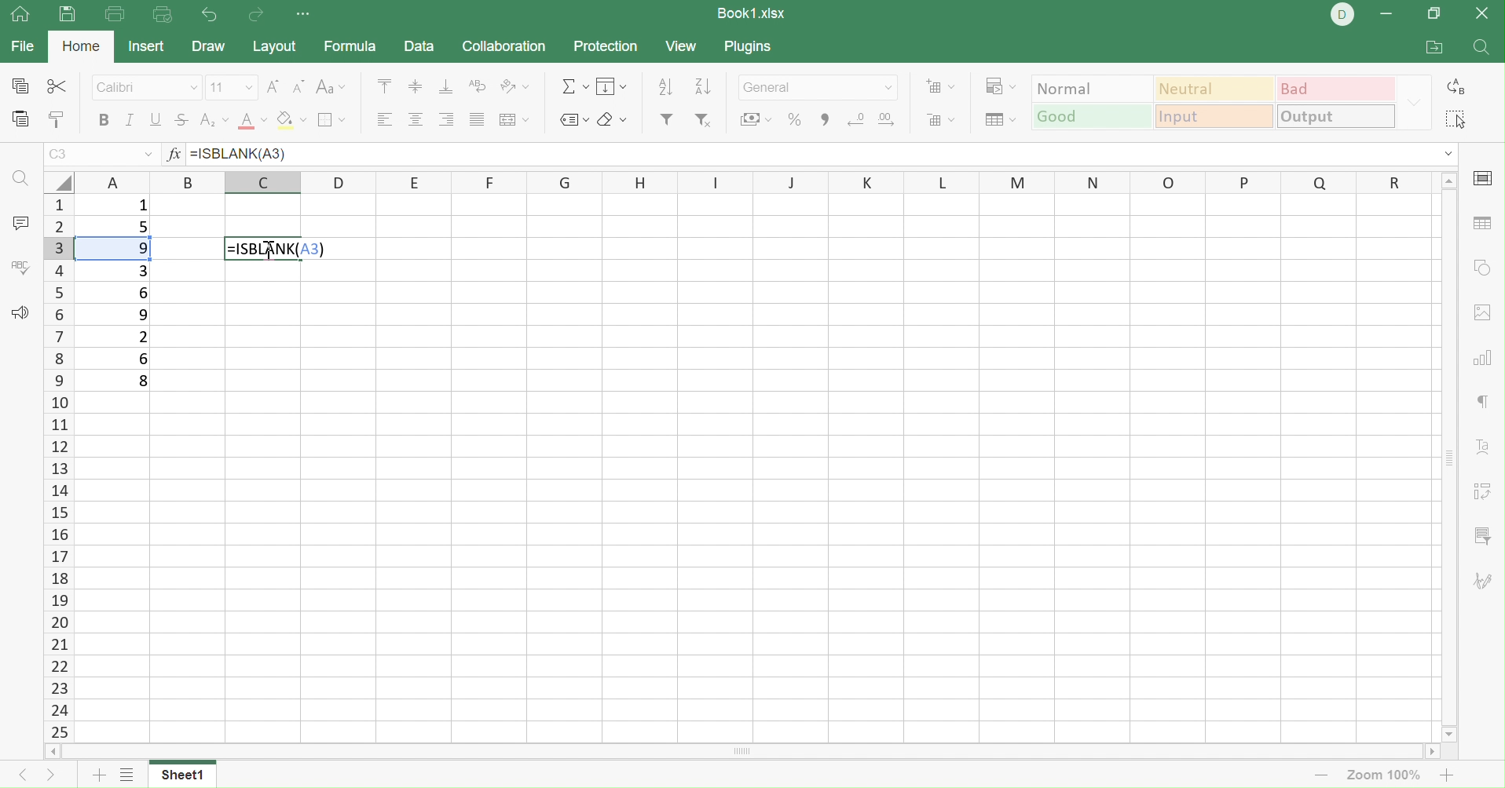 The width and height of the screenshot is (1505, 788). I want to click on DELL, so click(1343, 14).